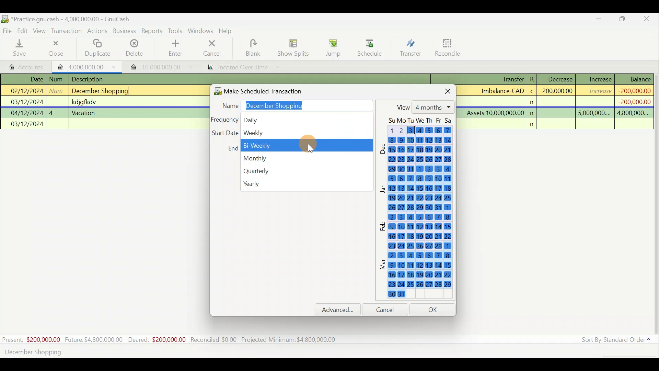 This screenshot has width=659, height=371. Describe the element at coordinates (175, 48) in the screenshot. I see `Enter` at that location.